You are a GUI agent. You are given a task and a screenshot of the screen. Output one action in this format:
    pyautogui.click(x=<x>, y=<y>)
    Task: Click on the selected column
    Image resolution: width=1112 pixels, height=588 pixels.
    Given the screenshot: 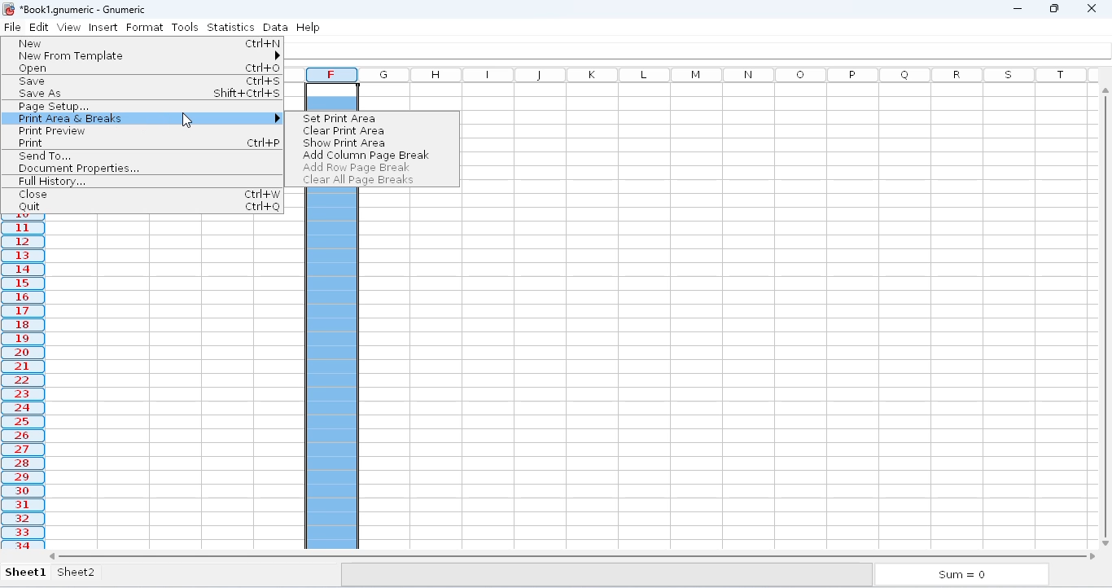 What is the action you would take?
    pyautogui.click(x=24, y=386)
    